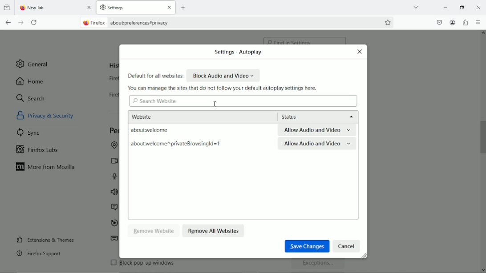  What do you see at coordinates (416, 7) in the screenshot?
I see `List all tabs` at bounding box center [416, 7].